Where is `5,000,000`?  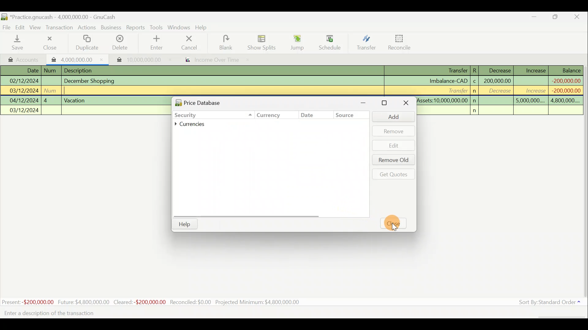
5,000,000 is located at coordinates (530, 101).